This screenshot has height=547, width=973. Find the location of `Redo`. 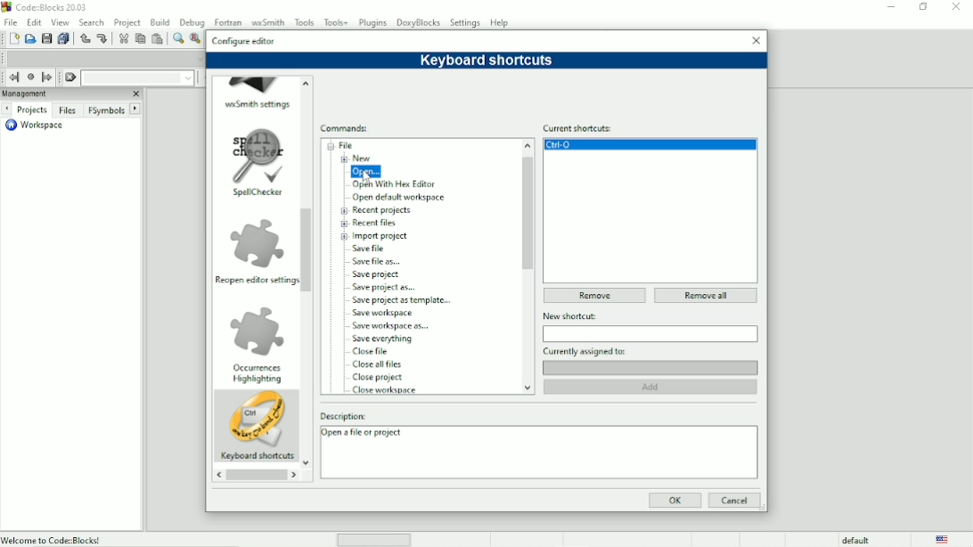

Redo is located at coordinates (104, 39).